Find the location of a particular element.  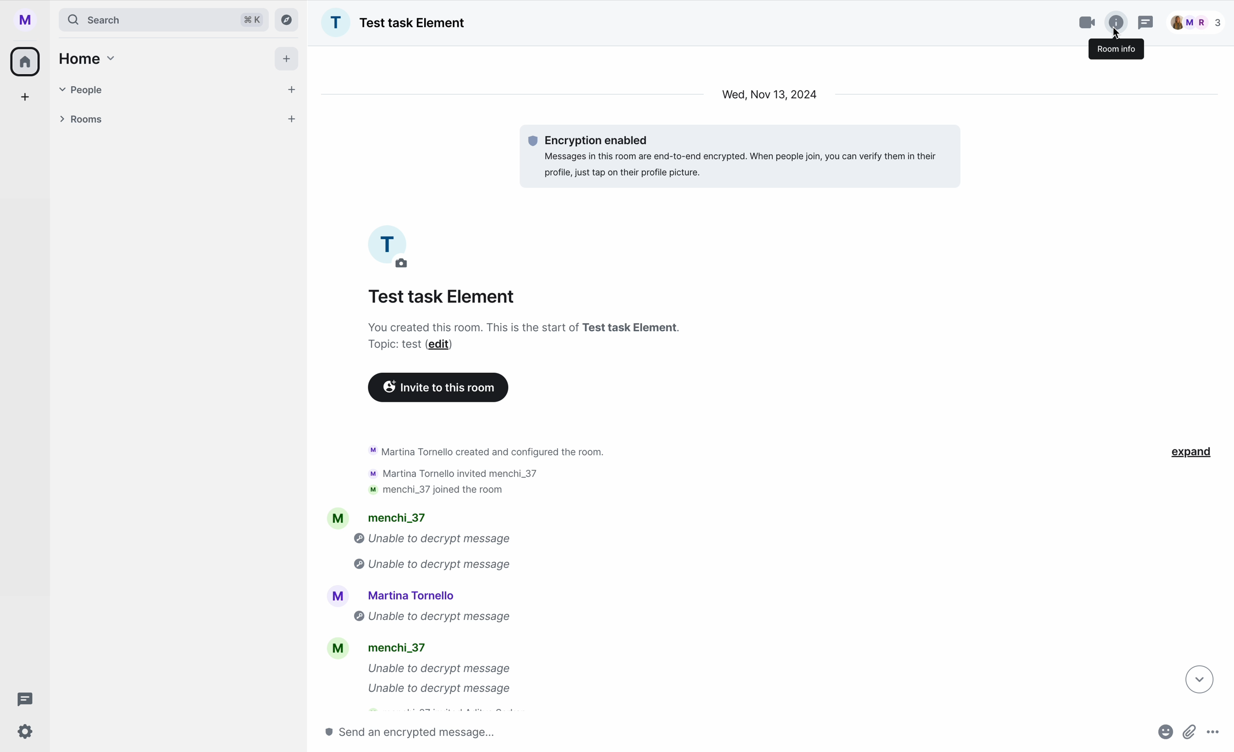

expand button is located at coordinates (1190, 453).